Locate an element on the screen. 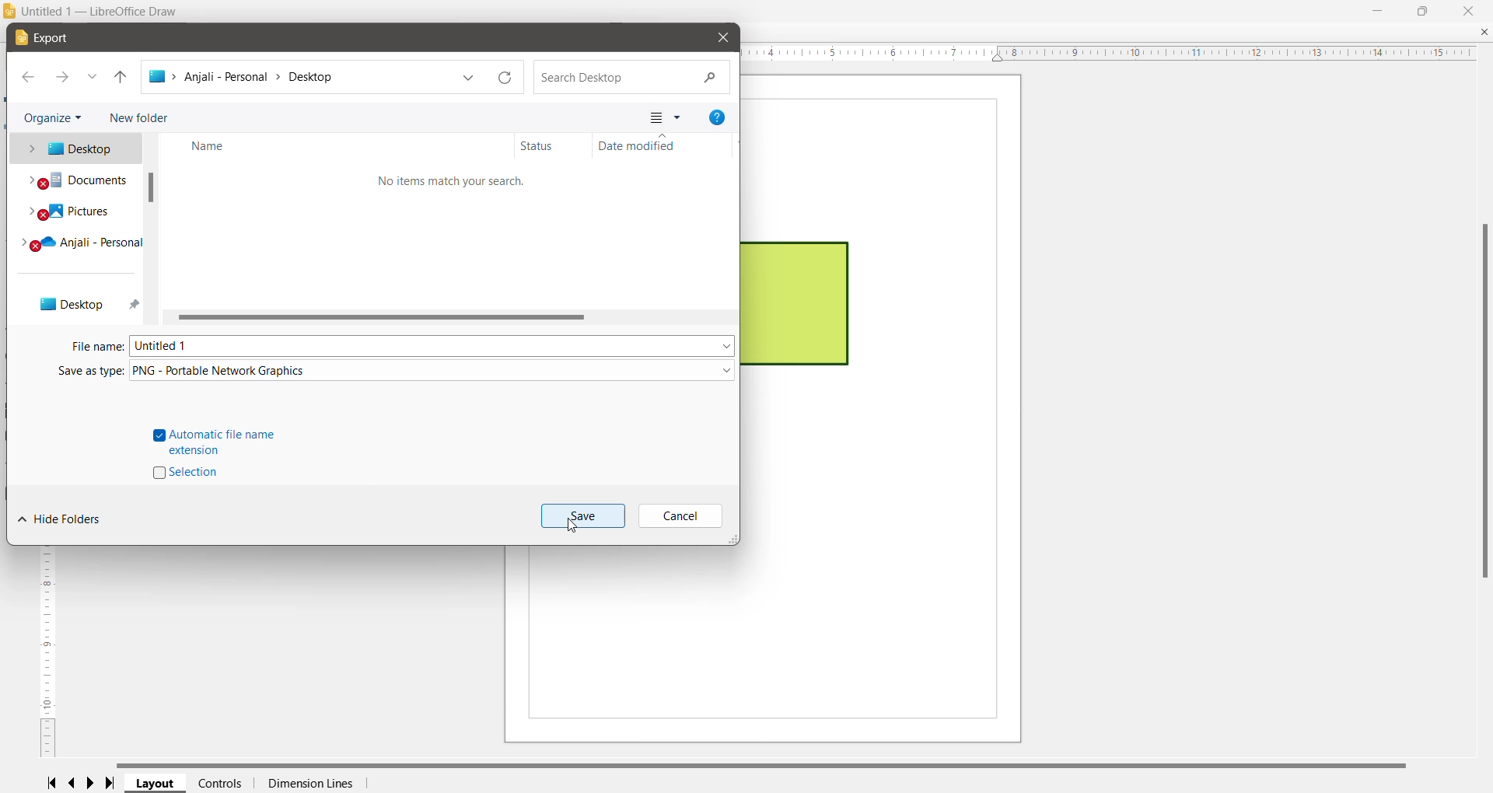 The width and height of the screenshot is (1493, 793). Scroll to next page is located at coordinates (94, 783).